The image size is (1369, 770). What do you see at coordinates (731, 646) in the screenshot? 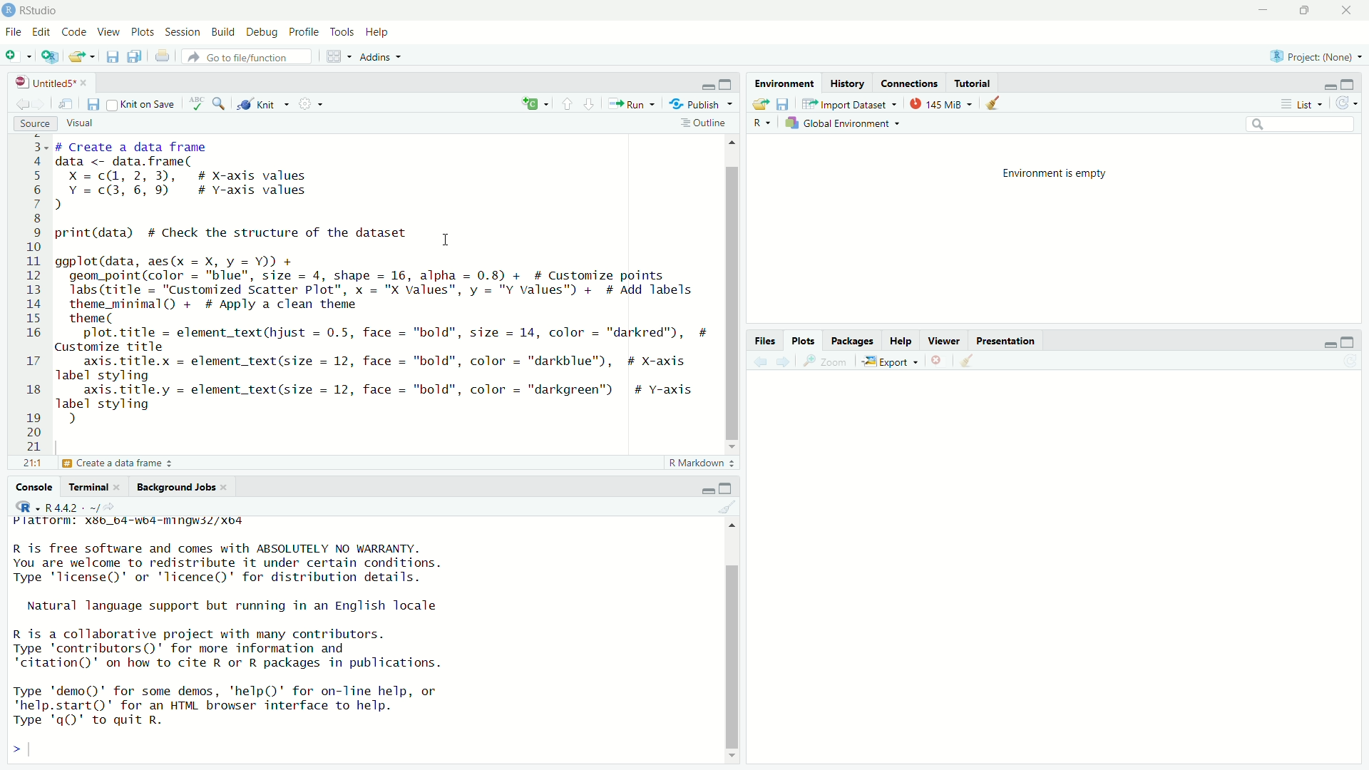
I see `Scrollbar` at bounding box center [731, 646].